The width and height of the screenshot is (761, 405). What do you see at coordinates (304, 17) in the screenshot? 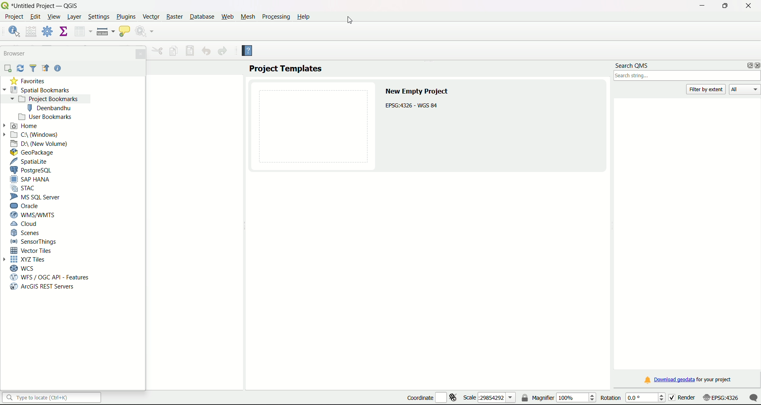
I see `Help` at bounding box center [304, 17].